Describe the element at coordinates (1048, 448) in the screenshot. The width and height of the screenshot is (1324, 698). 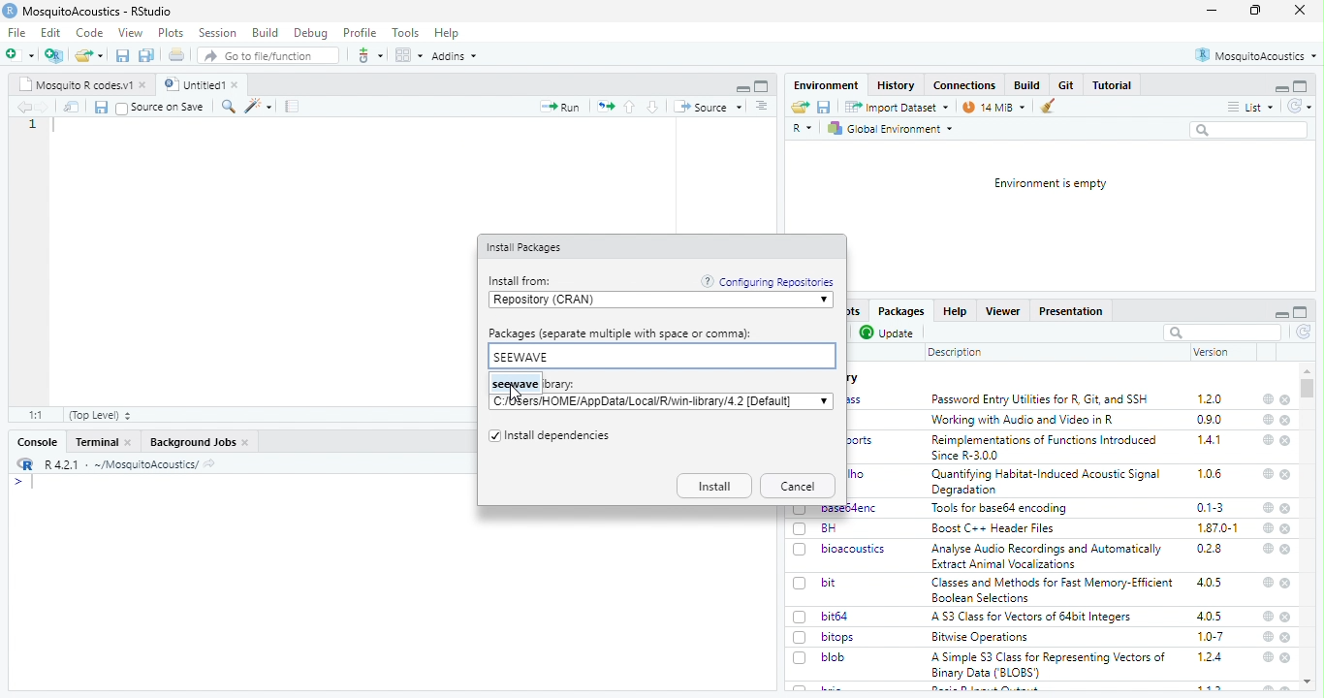
I see `Reimplementations of Functions Introduced
Since R-3.0.0` at that location.